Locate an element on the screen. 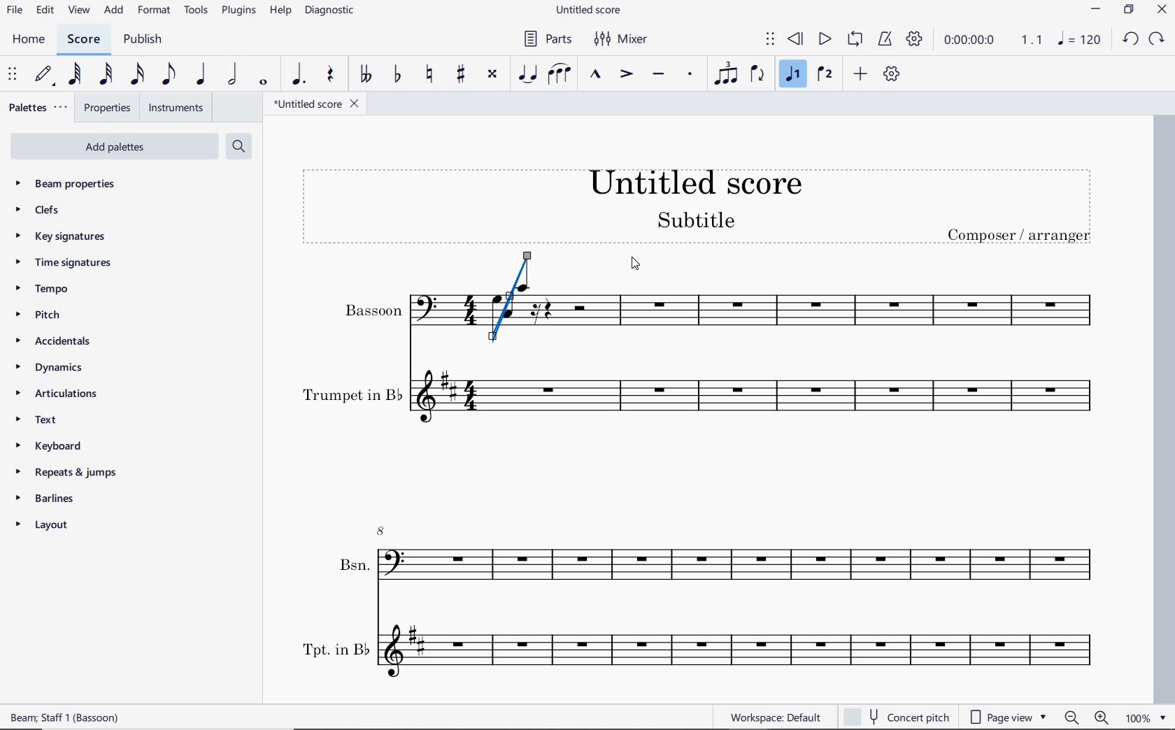 This screenshot has height=730, width=1175. voice 2 is located at coordinates (825, 75).